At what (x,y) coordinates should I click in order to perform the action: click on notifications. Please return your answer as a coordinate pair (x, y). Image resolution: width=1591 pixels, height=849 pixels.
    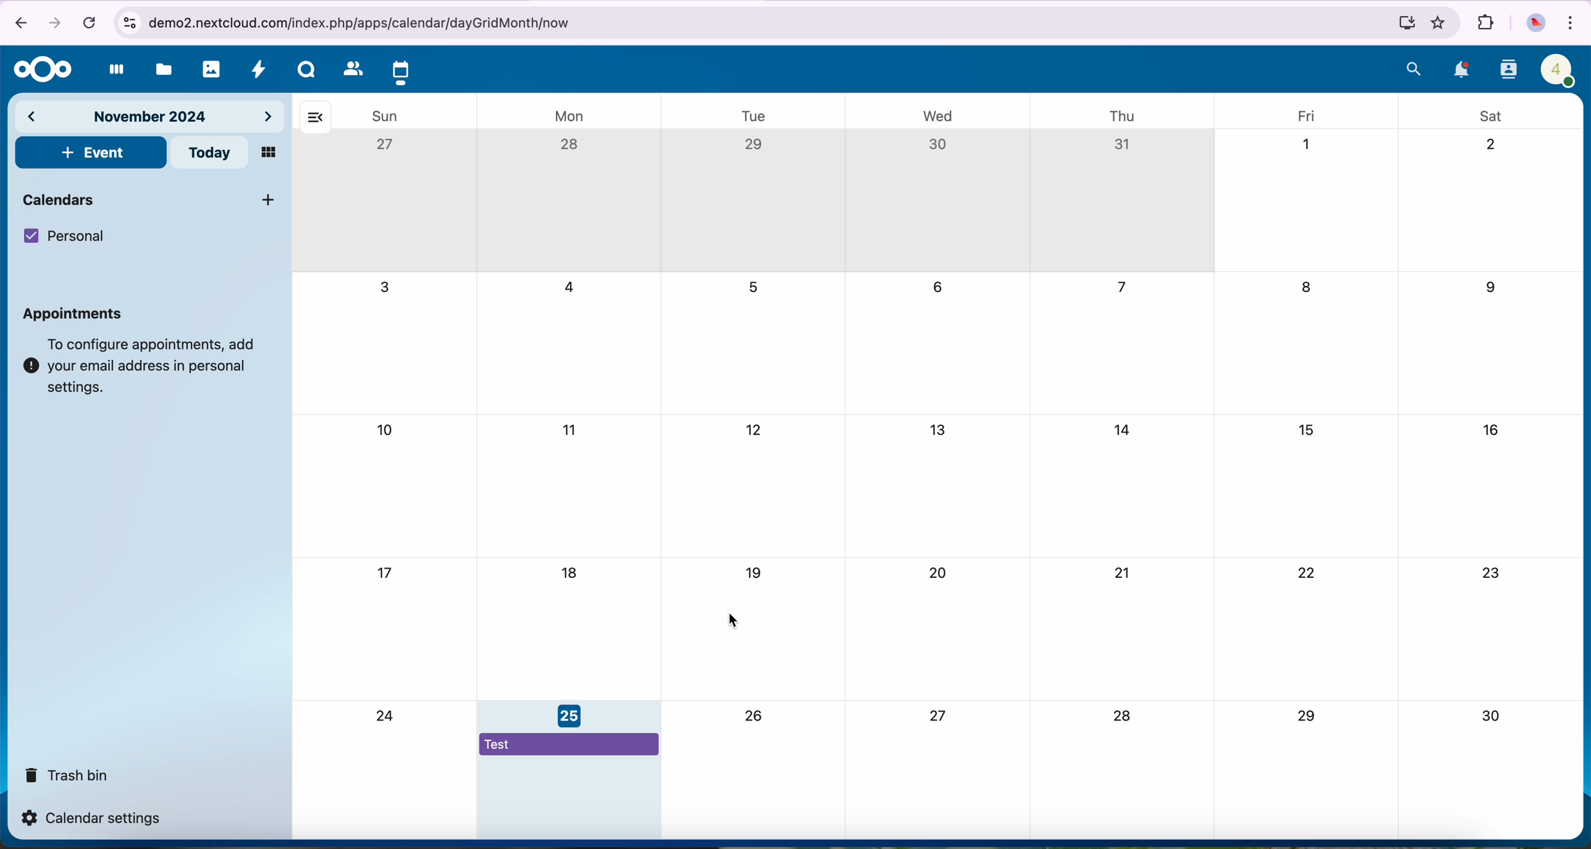
    Looking at the image, I should click on (1462, 71).